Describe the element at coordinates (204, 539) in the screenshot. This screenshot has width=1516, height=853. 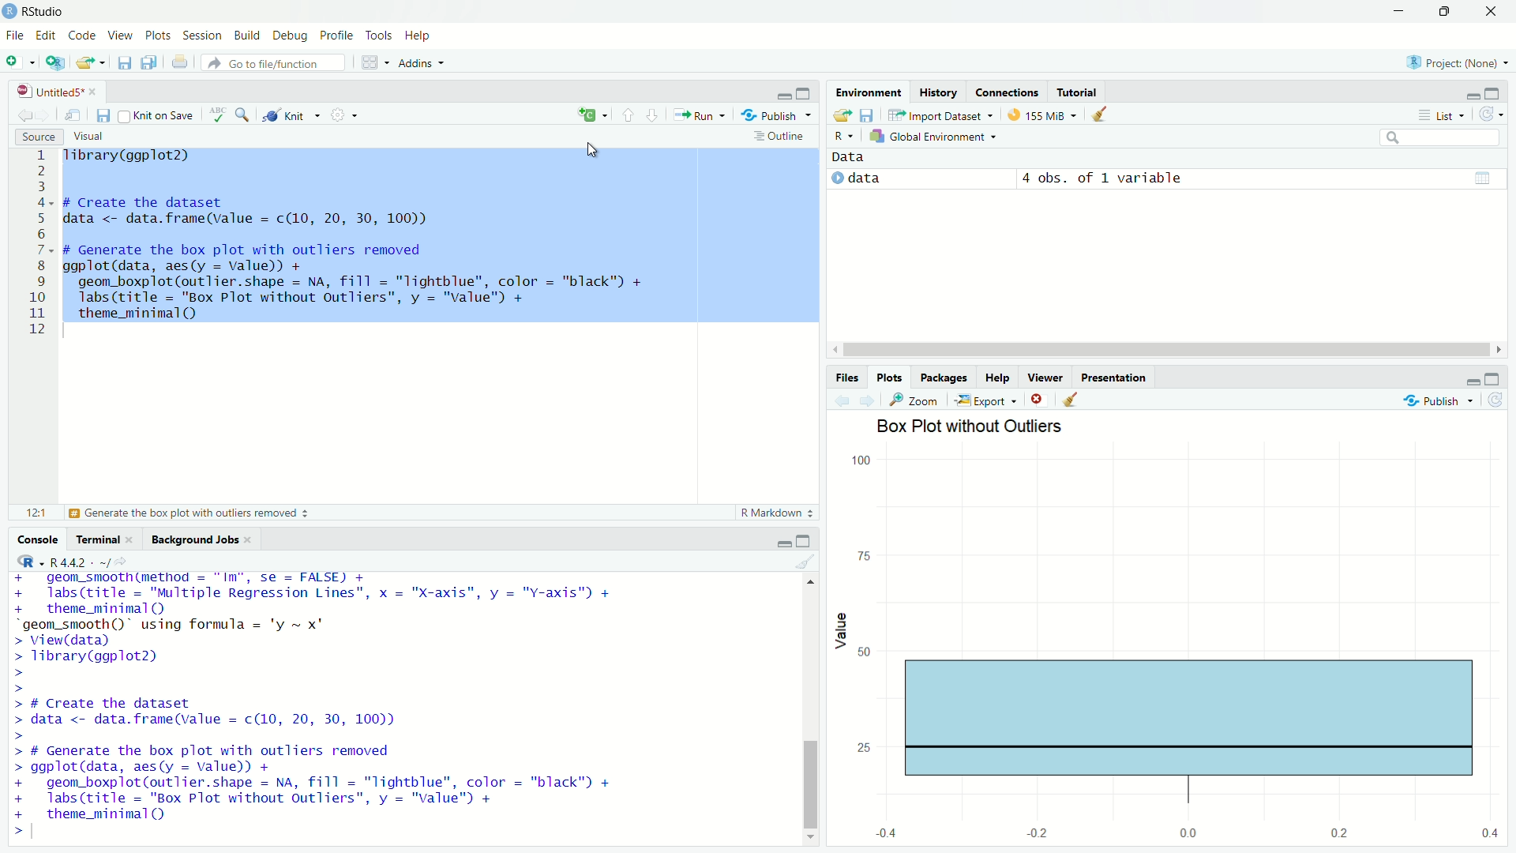
I see `Background Jobs` at that location.